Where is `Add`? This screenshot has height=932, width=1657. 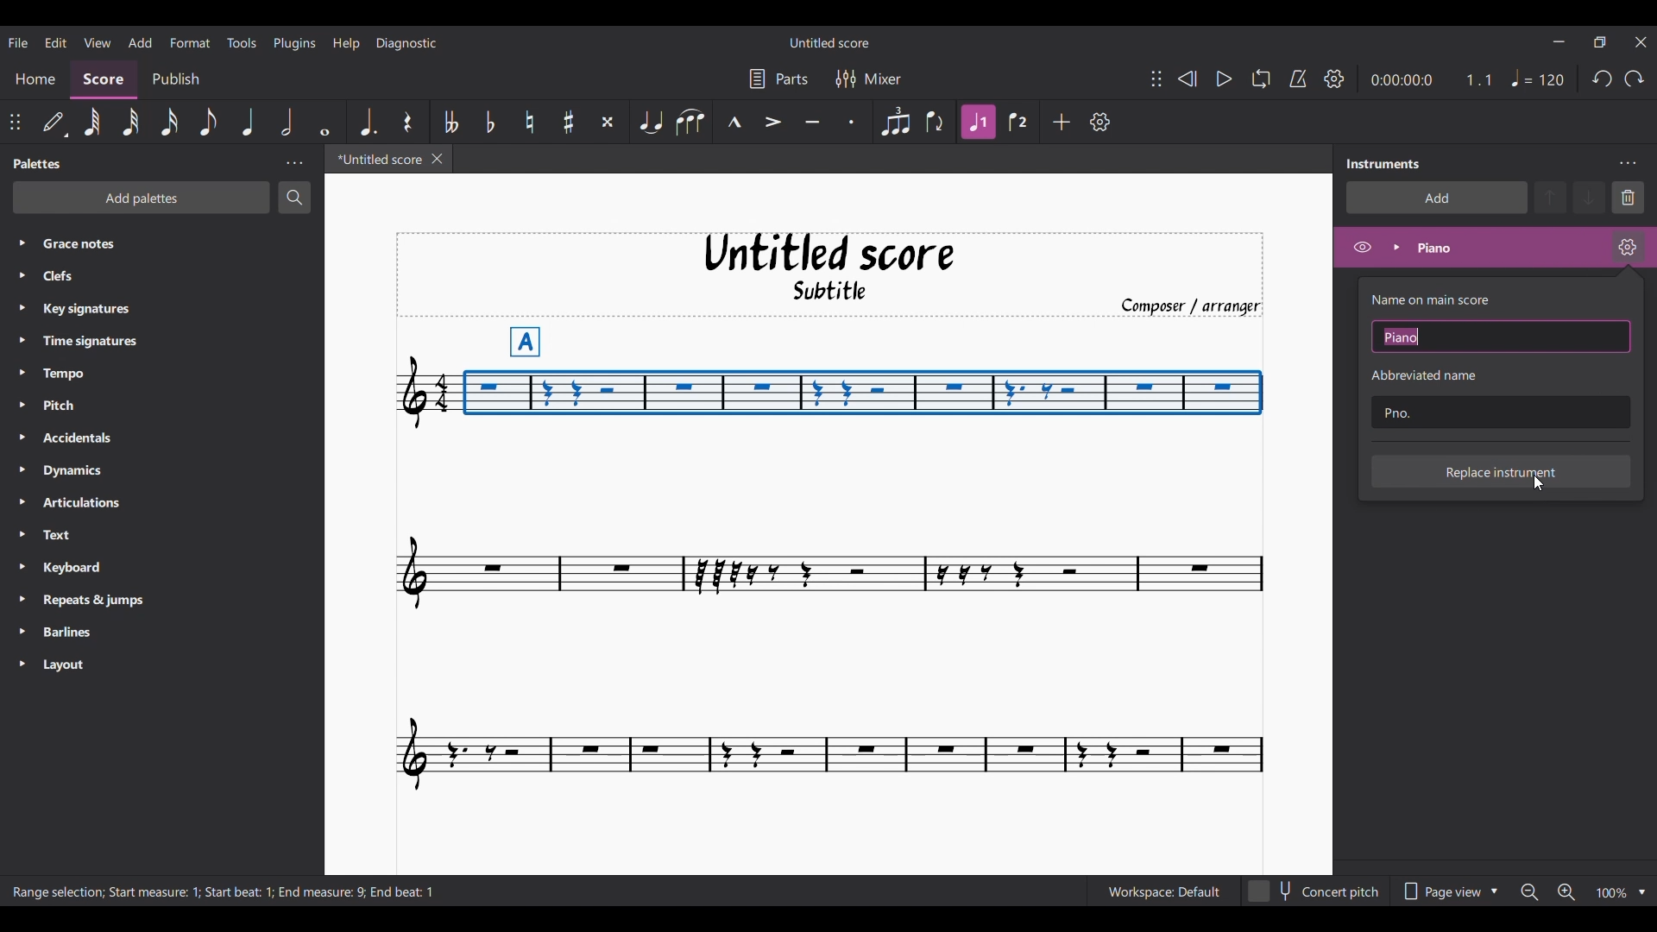 Add is located at coordinates (1062, 122).